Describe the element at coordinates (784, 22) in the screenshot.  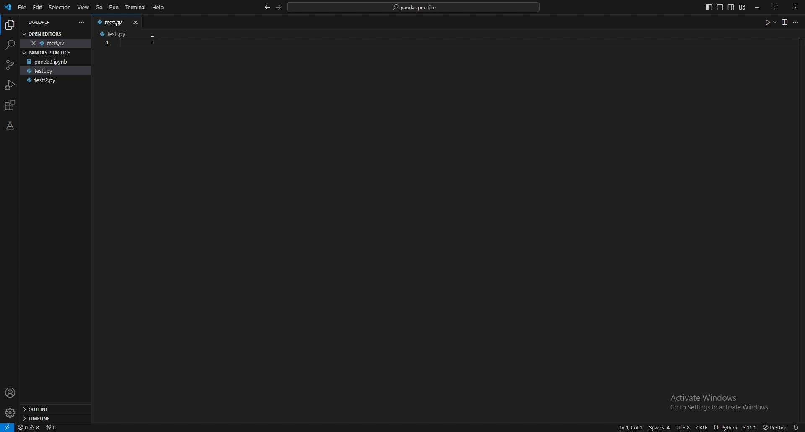
I see `view` at that location.